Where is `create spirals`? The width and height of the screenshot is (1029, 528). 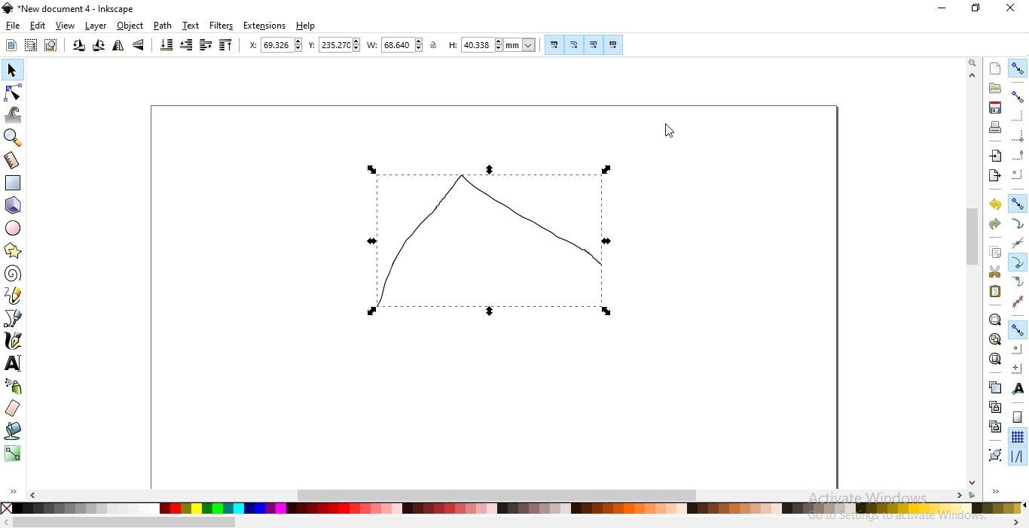 create spirals is located at coordinates (12, 274).